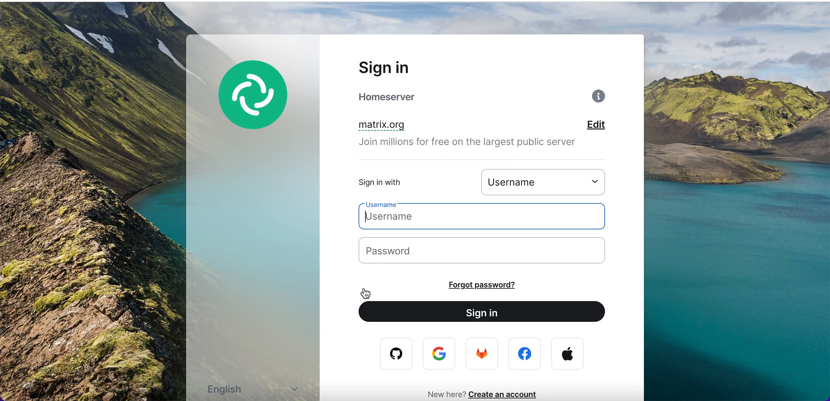  Describe the element at coordinates (600, 98) in the screenshot. I see `info` at that location.